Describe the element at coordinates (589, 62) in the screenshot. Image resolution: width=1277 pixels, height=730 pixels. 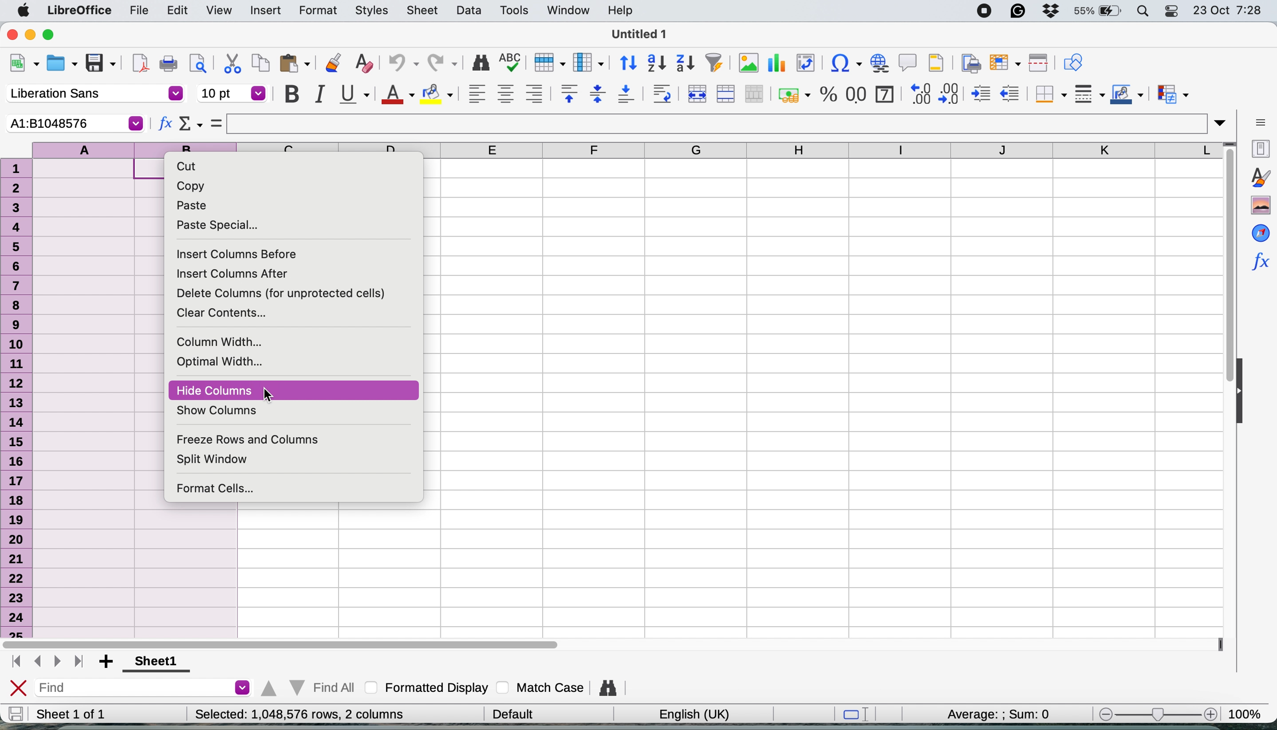
I see `column` at that location.